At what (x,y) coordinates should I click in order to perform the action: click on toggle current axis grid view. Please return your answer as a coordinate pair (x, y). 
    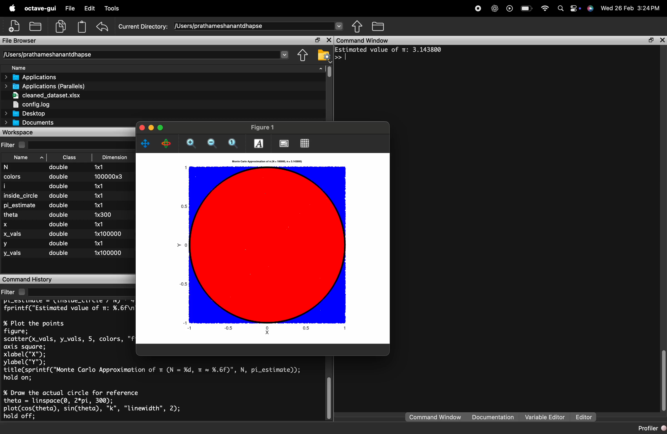
    Looking at the image, I should click on (305, 144).